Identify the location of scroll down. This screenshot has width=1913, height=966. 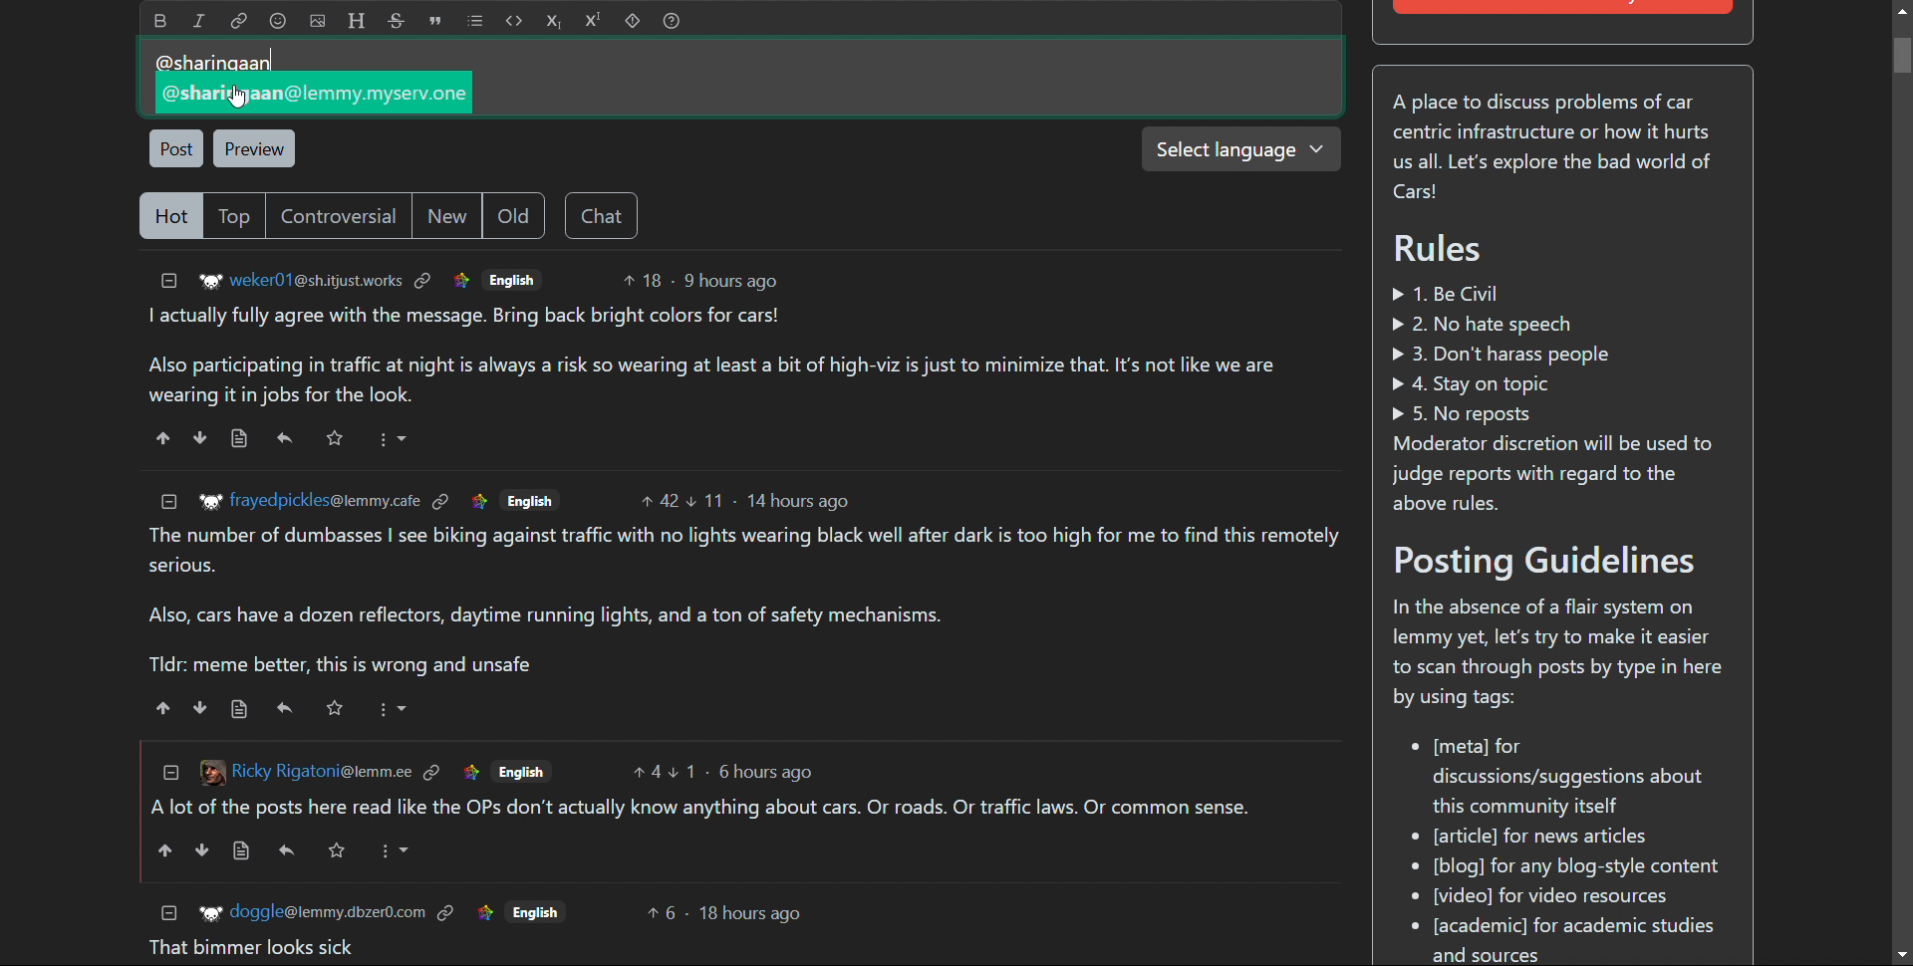
(1901, 955).